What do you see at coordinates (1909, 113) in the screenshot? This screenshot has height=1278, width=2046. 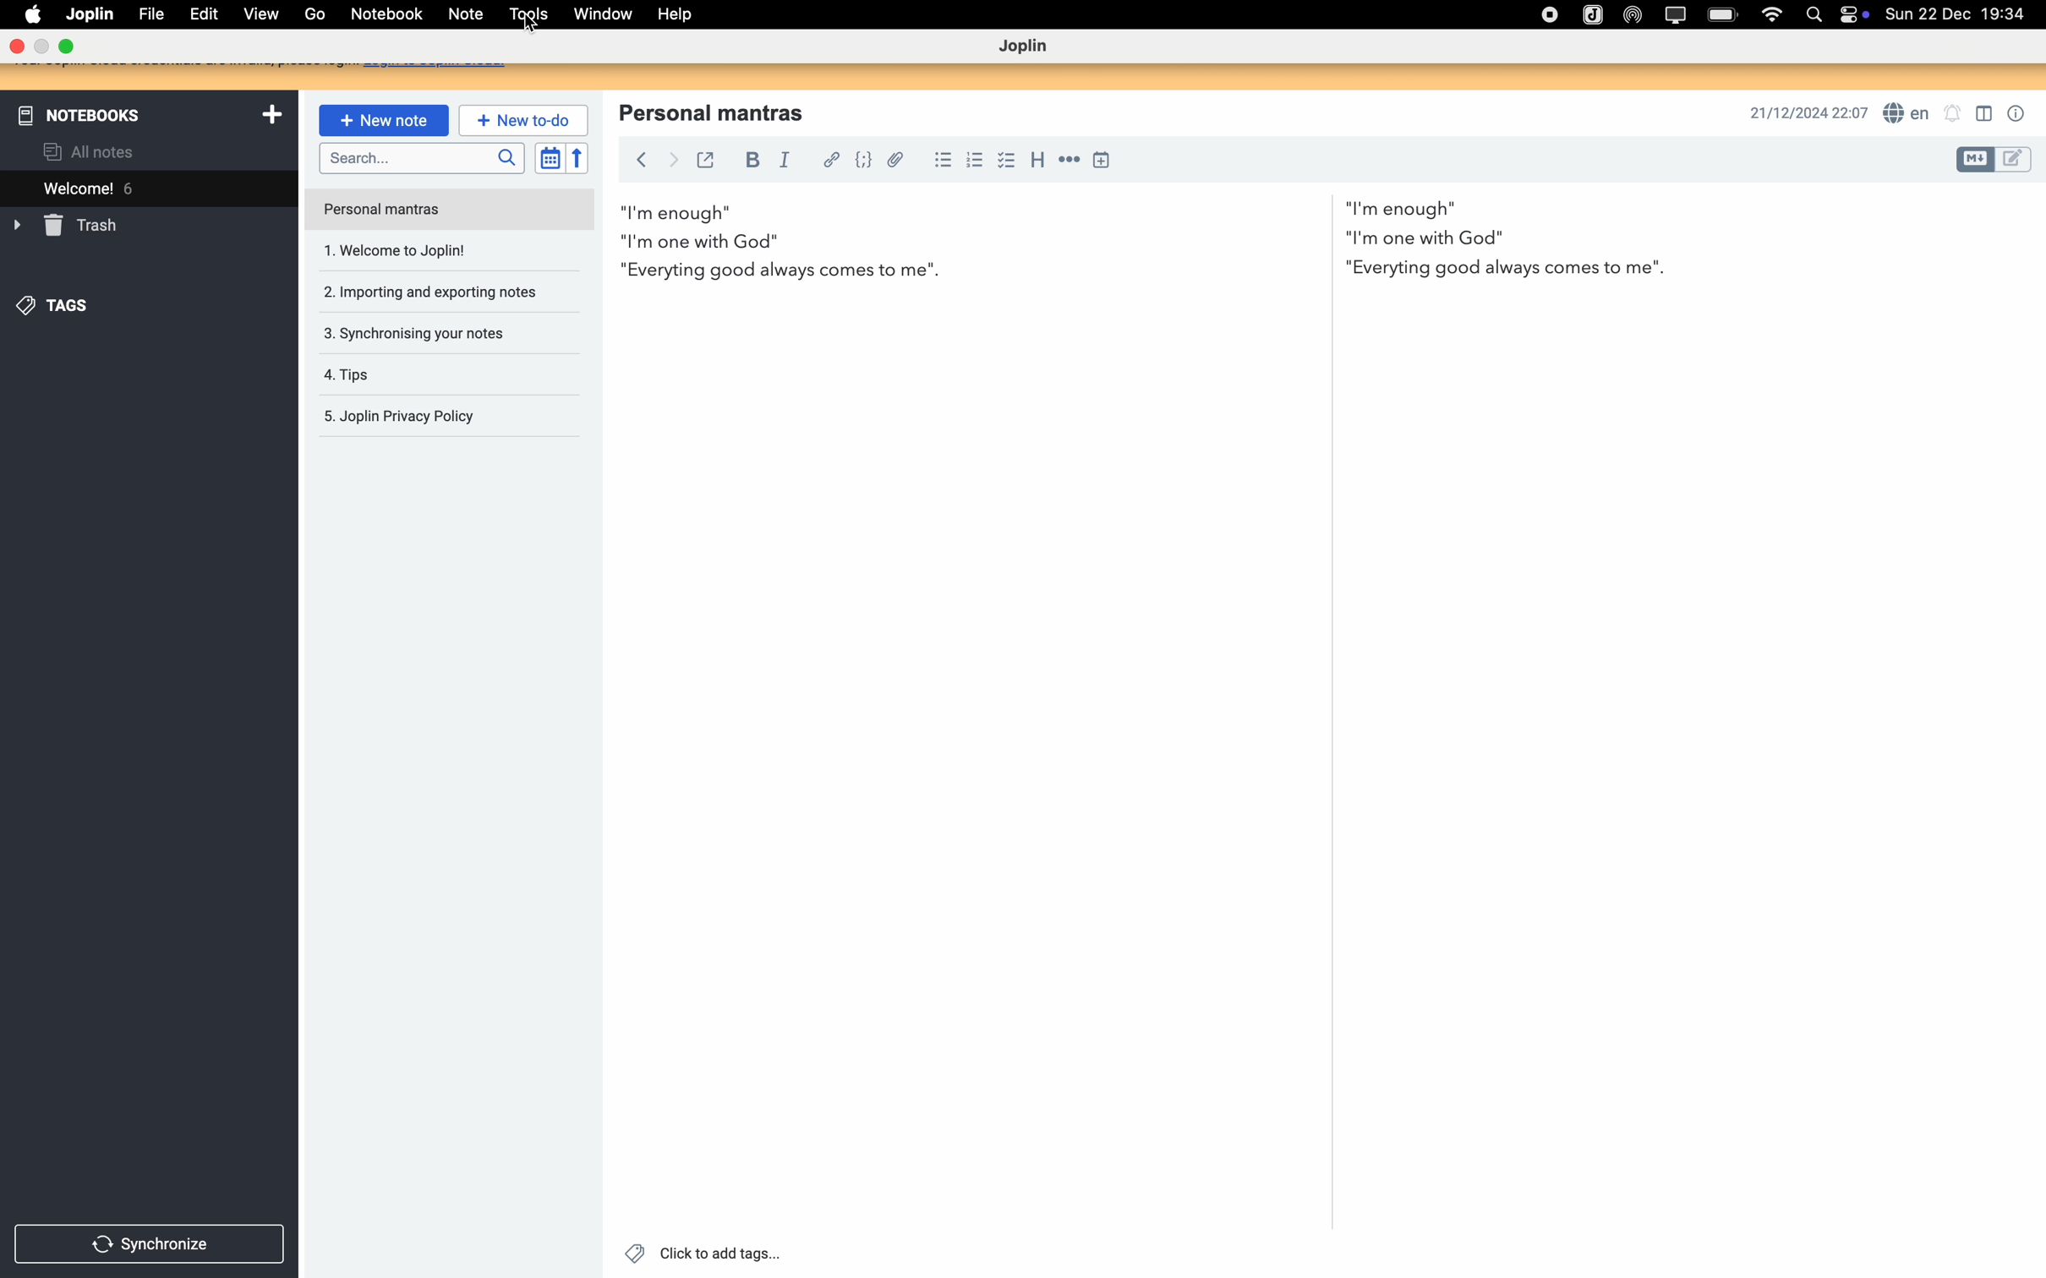 I see `spell checker` at bounding box center [1909, 113].